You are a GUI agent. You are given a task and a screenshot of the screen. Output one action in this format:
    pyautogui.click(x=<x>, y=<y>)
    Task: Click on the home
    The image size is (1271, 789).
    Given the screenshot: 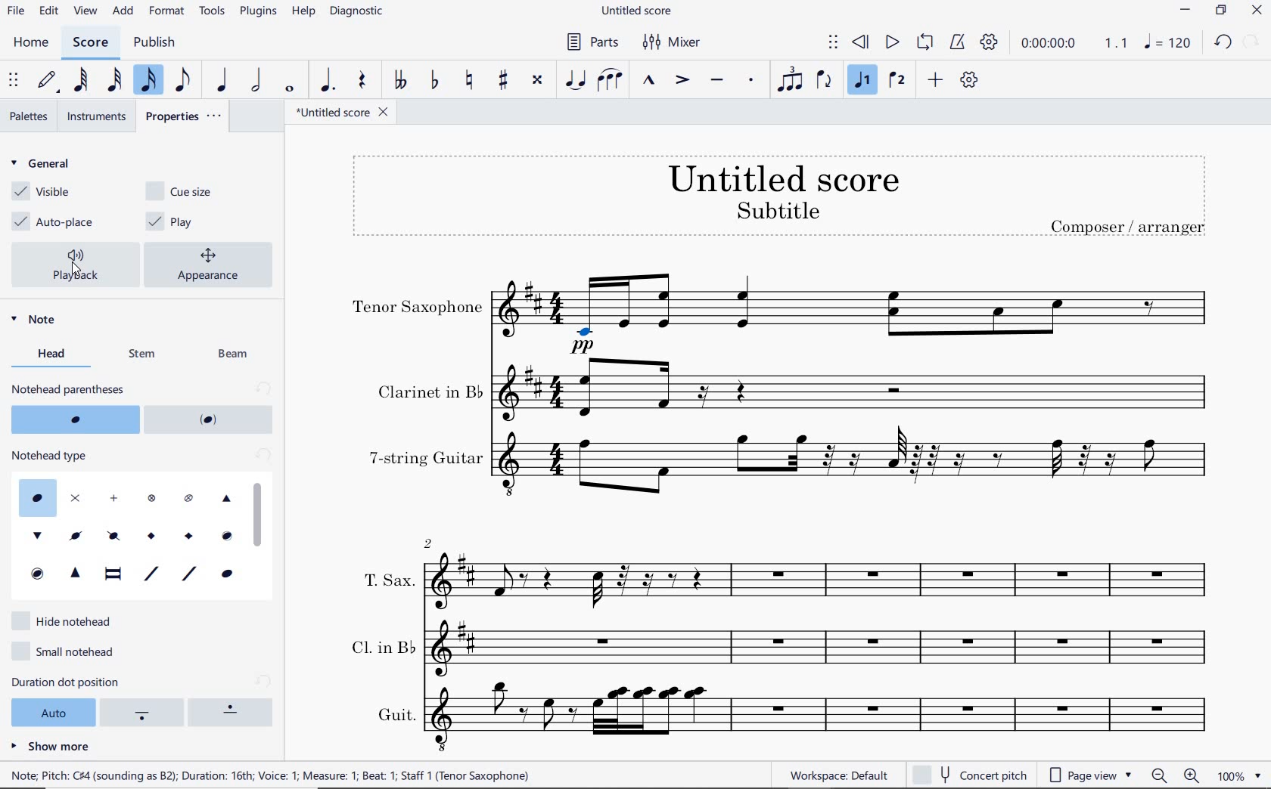 What is the action you would take?
    pyautogui.click(x=30, y=43)
    